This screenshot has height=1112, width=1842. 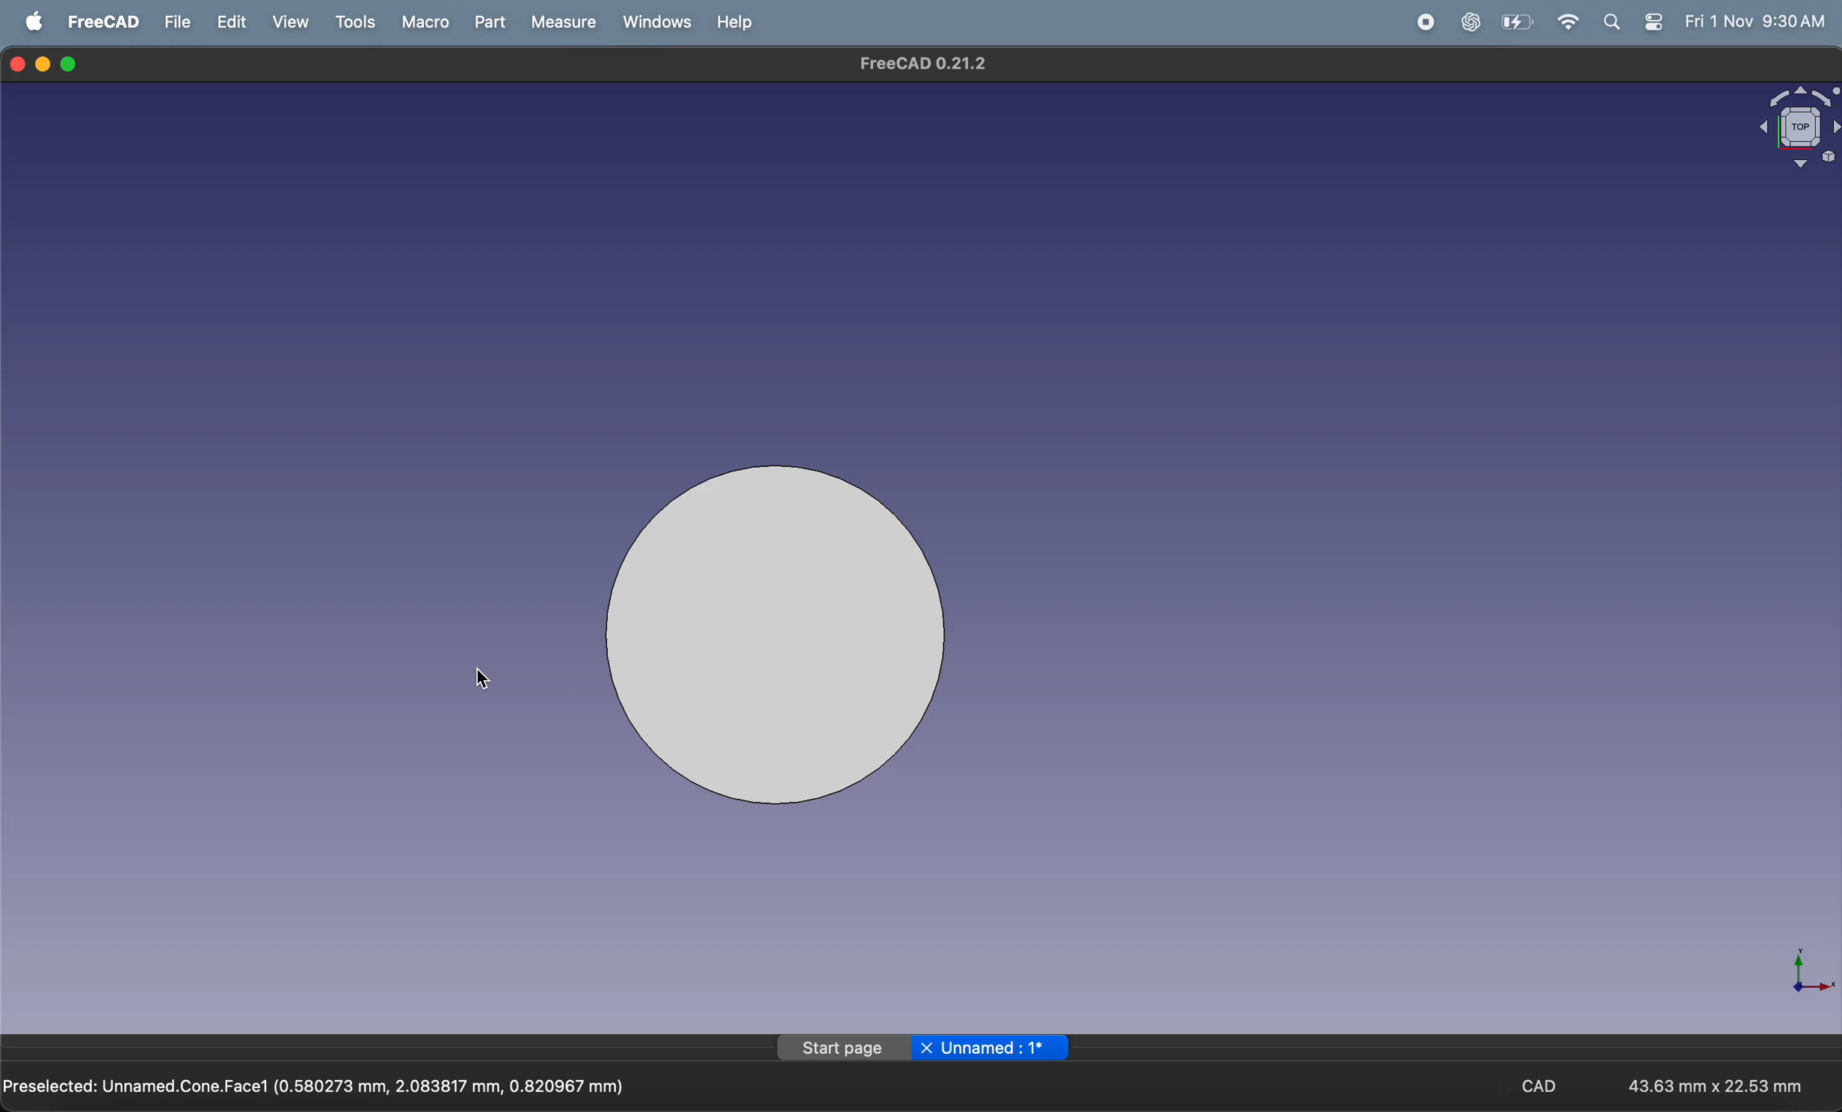 What do you see at coordinates (484, 22) in the screenshot?
I see `part` at bounding box center [484, 22].